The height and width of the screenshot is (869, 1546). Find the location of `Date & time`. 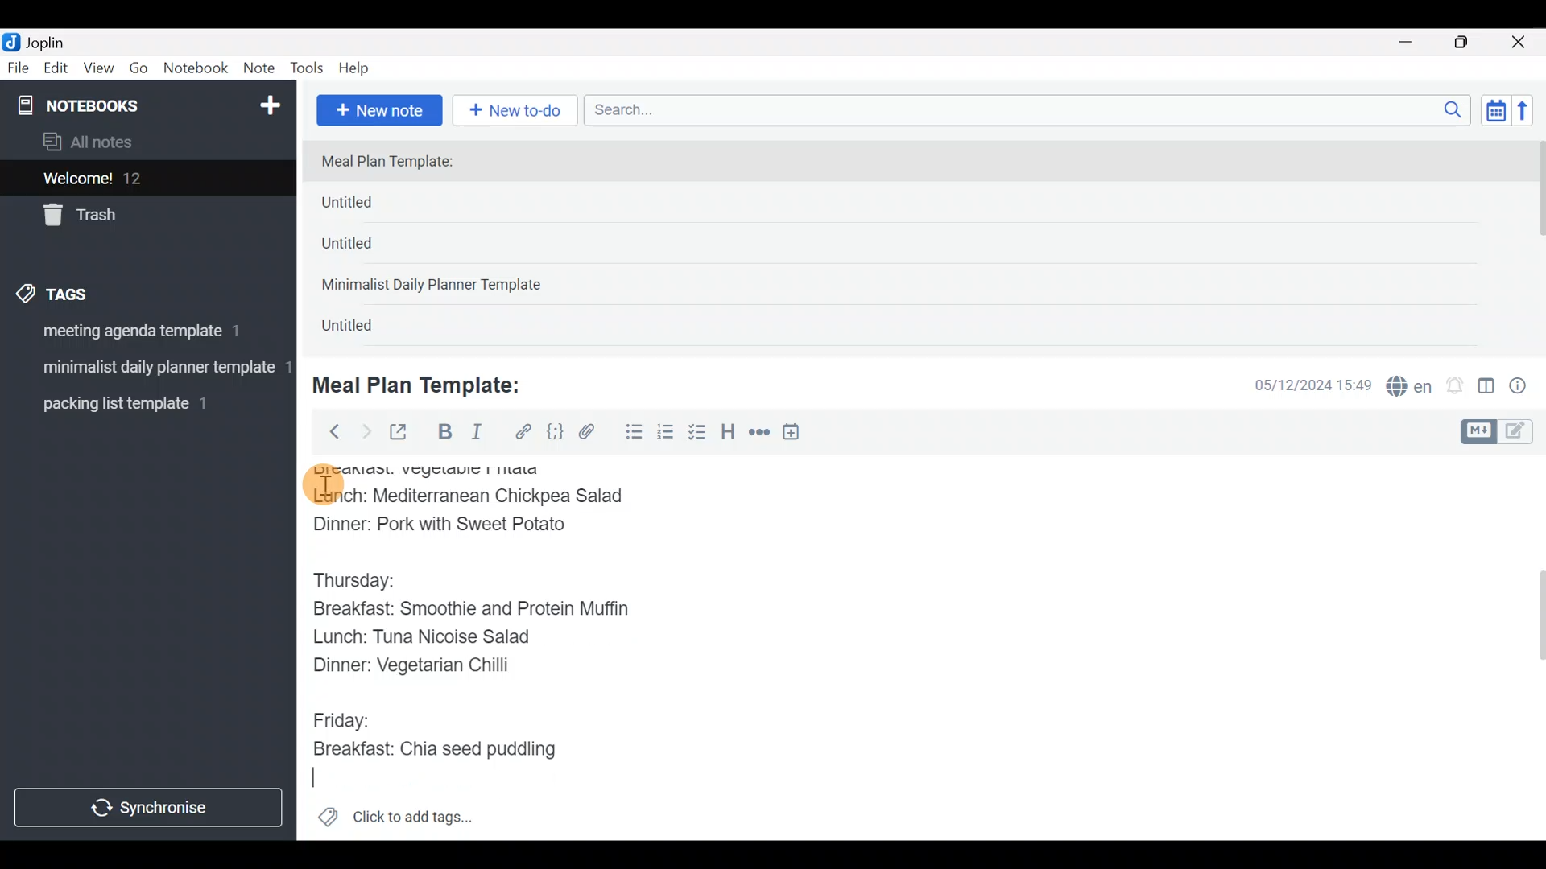

Date & time is located at coordinates (1300, 385).